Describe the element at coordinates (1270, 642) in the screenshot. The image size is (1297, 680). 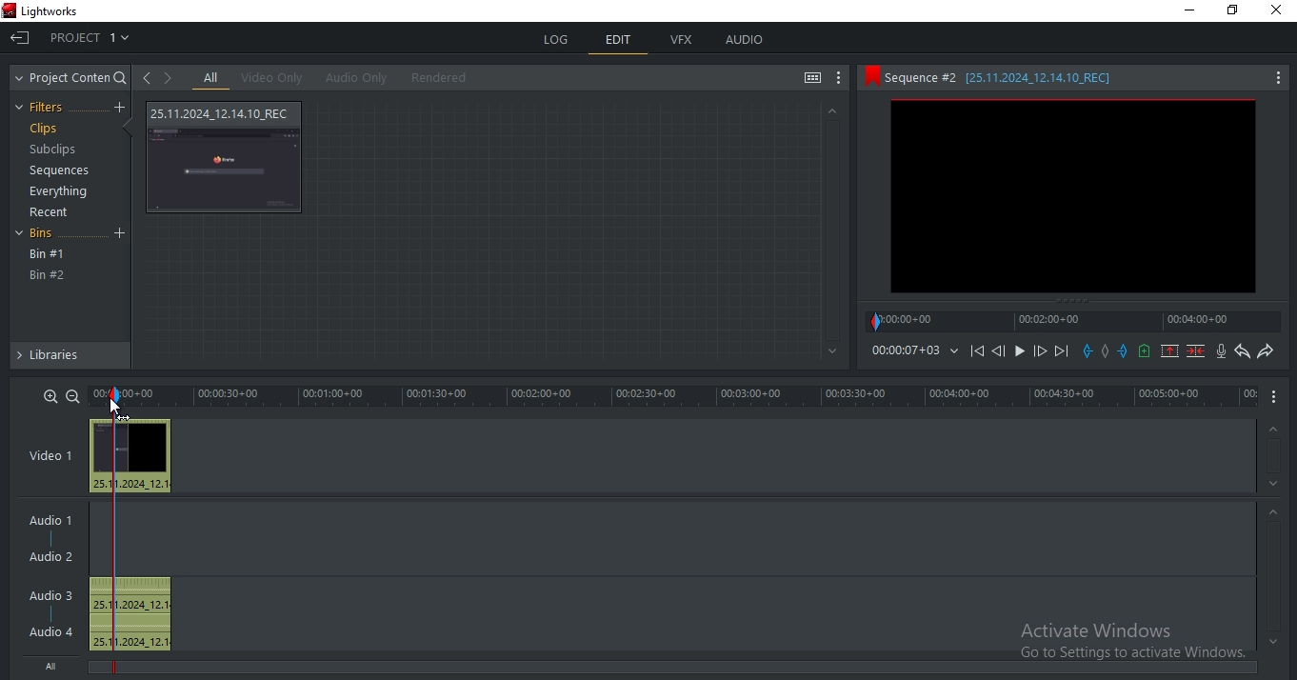
I see `Bottom` at that location.